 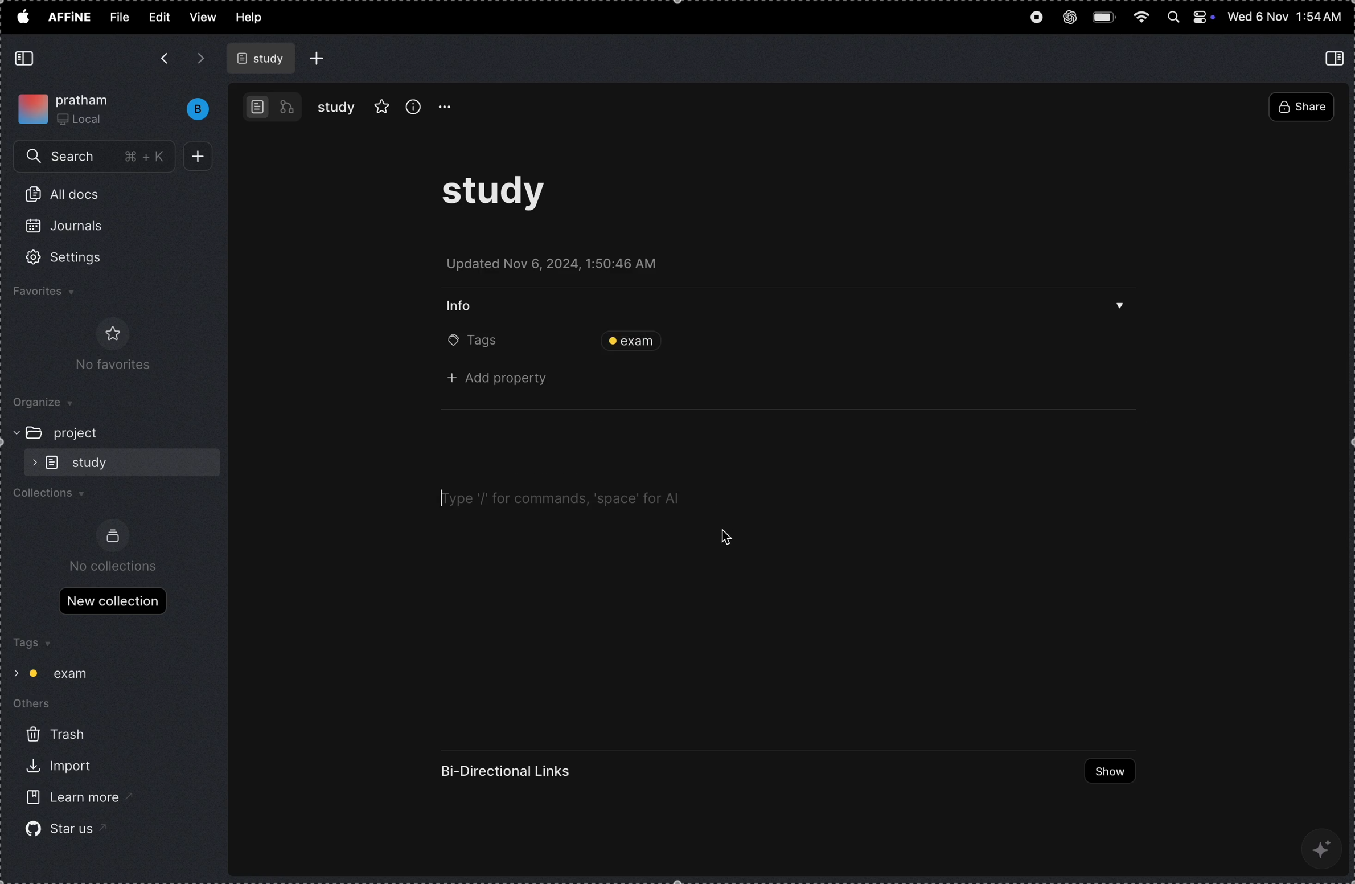 I want to click on wifi, so click(x=1142, y=18).